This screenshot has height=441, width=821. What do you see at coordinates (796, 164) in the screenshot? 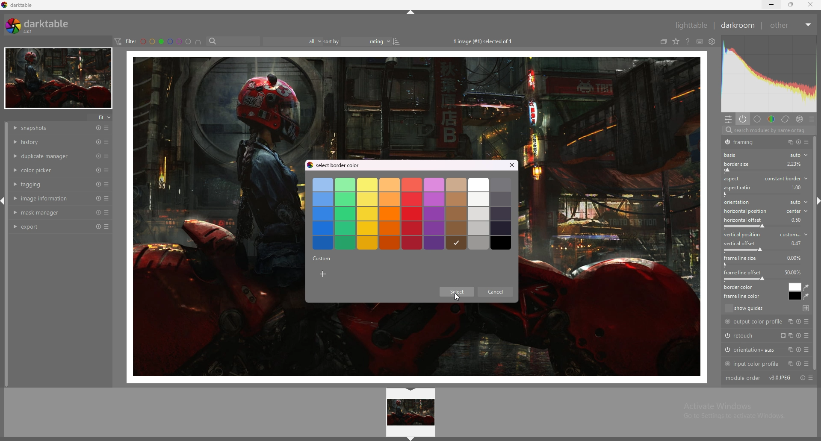
I see `` at bounding box center [796, 164].